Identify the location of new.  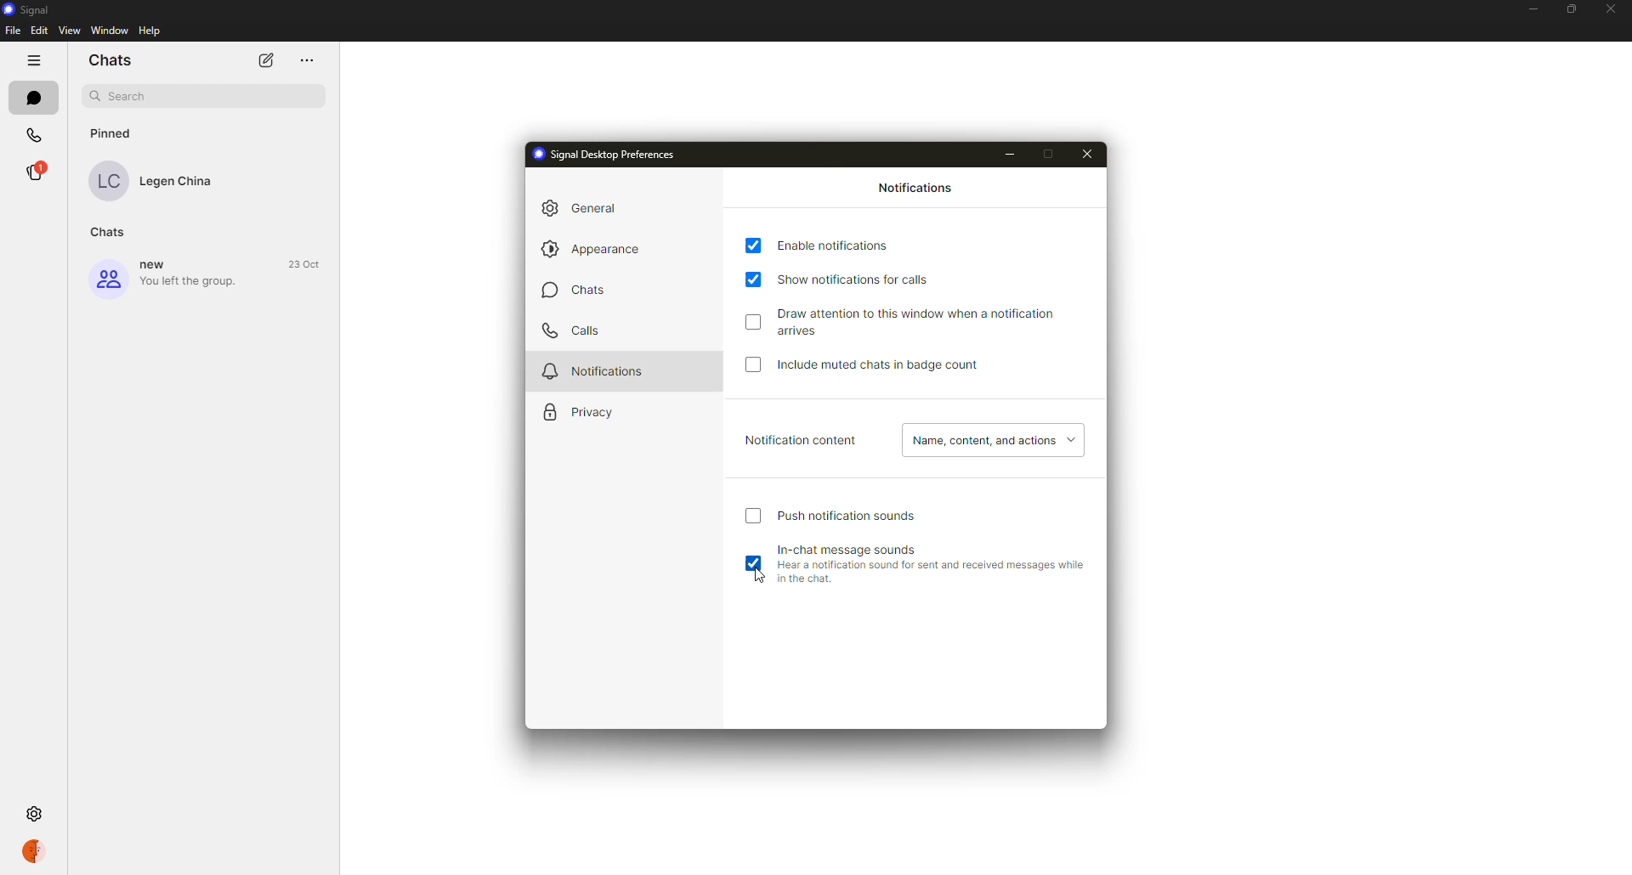
(152, 263).